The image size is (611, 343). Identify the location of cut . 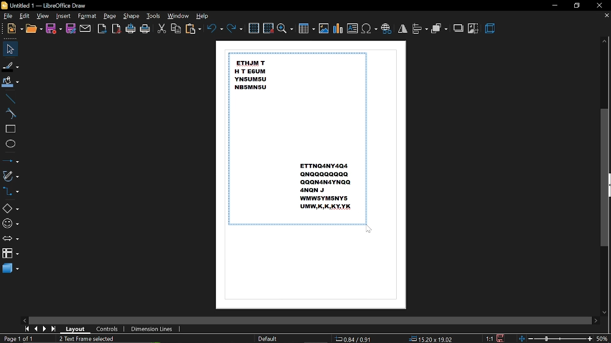
(162, 29).